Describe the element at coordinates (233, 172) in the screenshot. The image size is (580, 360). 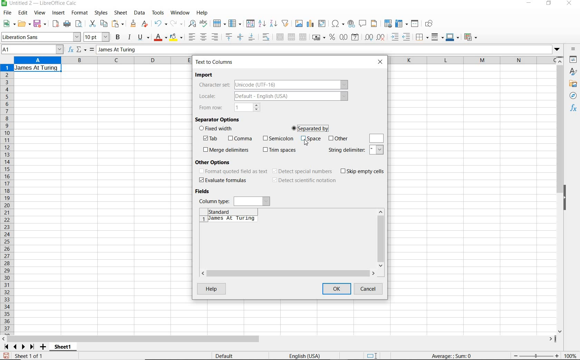
I see `format quoted field as text` at that location.